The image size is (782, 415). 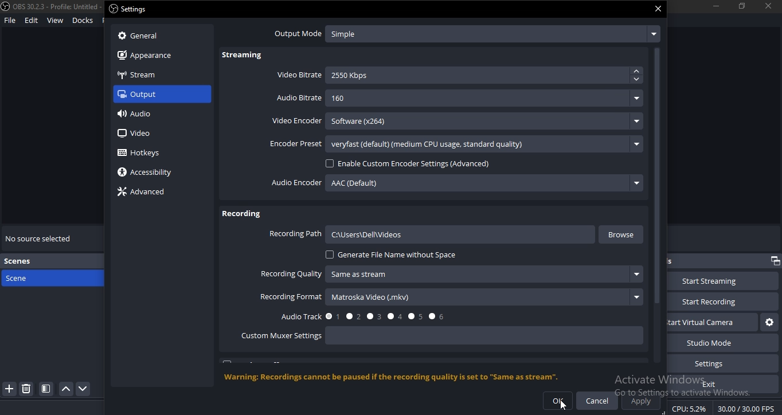 I want to click on stream, so click(x=138, y=77).